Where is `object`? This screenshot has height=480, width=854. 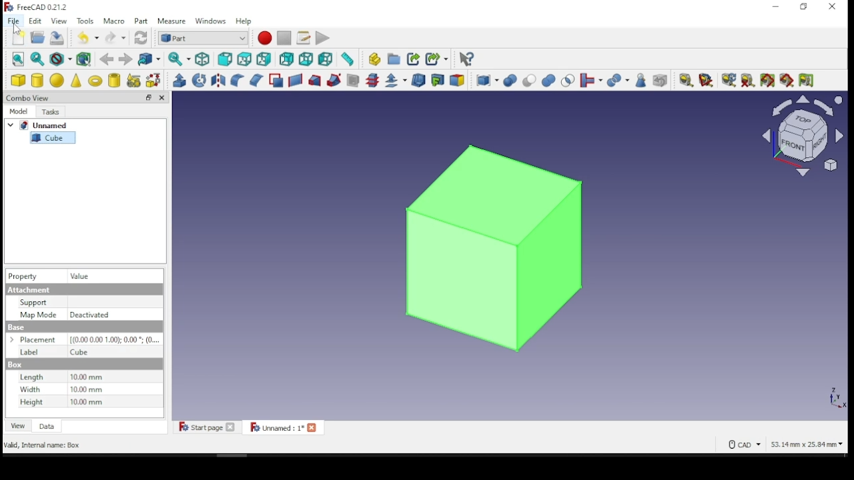 object is located at coordinates (494, 245).